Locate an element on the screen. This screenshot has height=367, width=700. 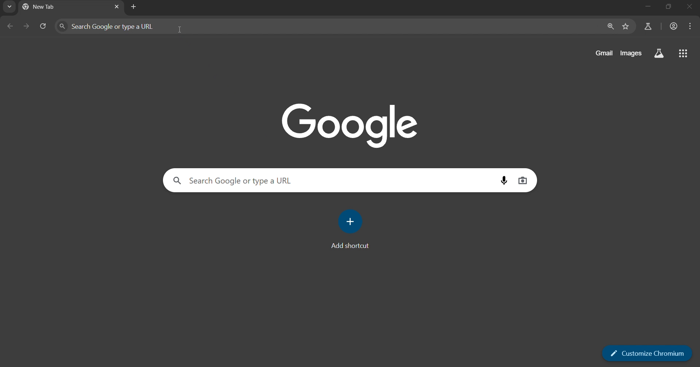
new tab is located at coordinates (134, 7).